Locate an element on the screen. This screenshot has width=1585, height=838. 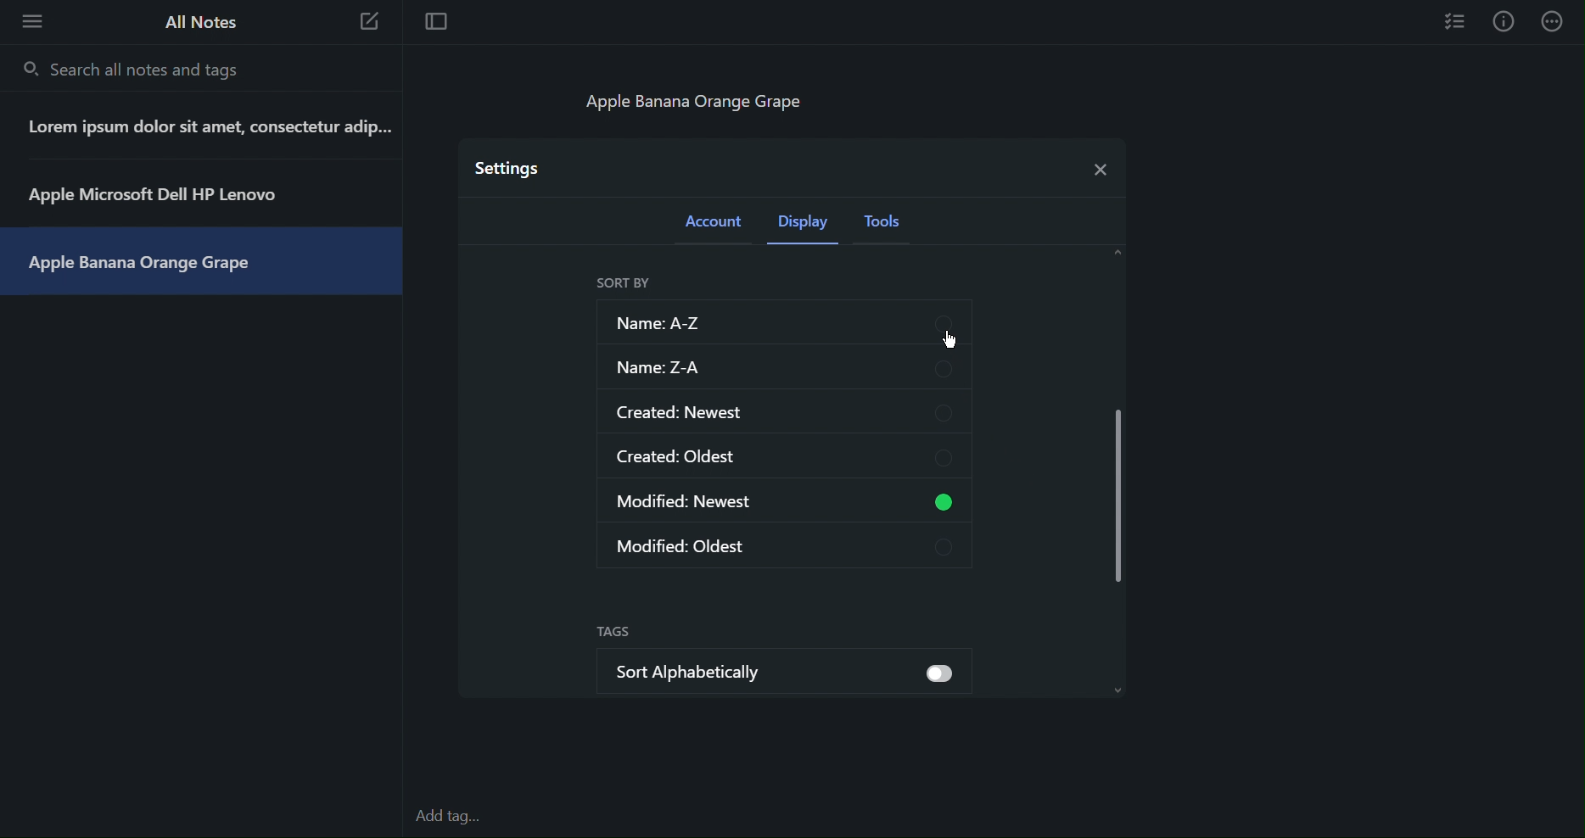
New Note is located at coordinates (370, 25).